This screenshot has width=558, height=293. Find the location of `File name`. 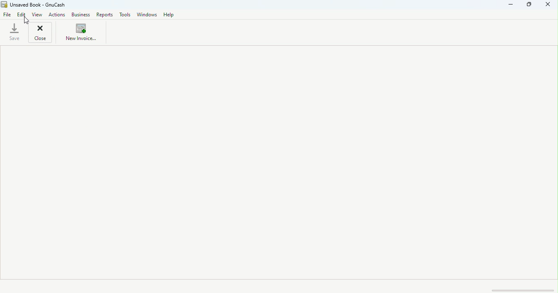

File name is located at coordinates (43, 4).